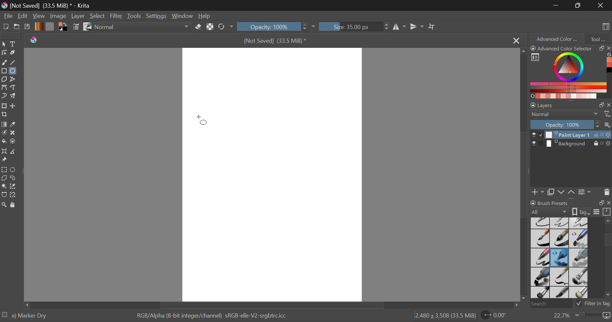  What do you see at coordinates (223, 27) in the screenshot?
I see `Refresh` at bounding box center [223, 27].